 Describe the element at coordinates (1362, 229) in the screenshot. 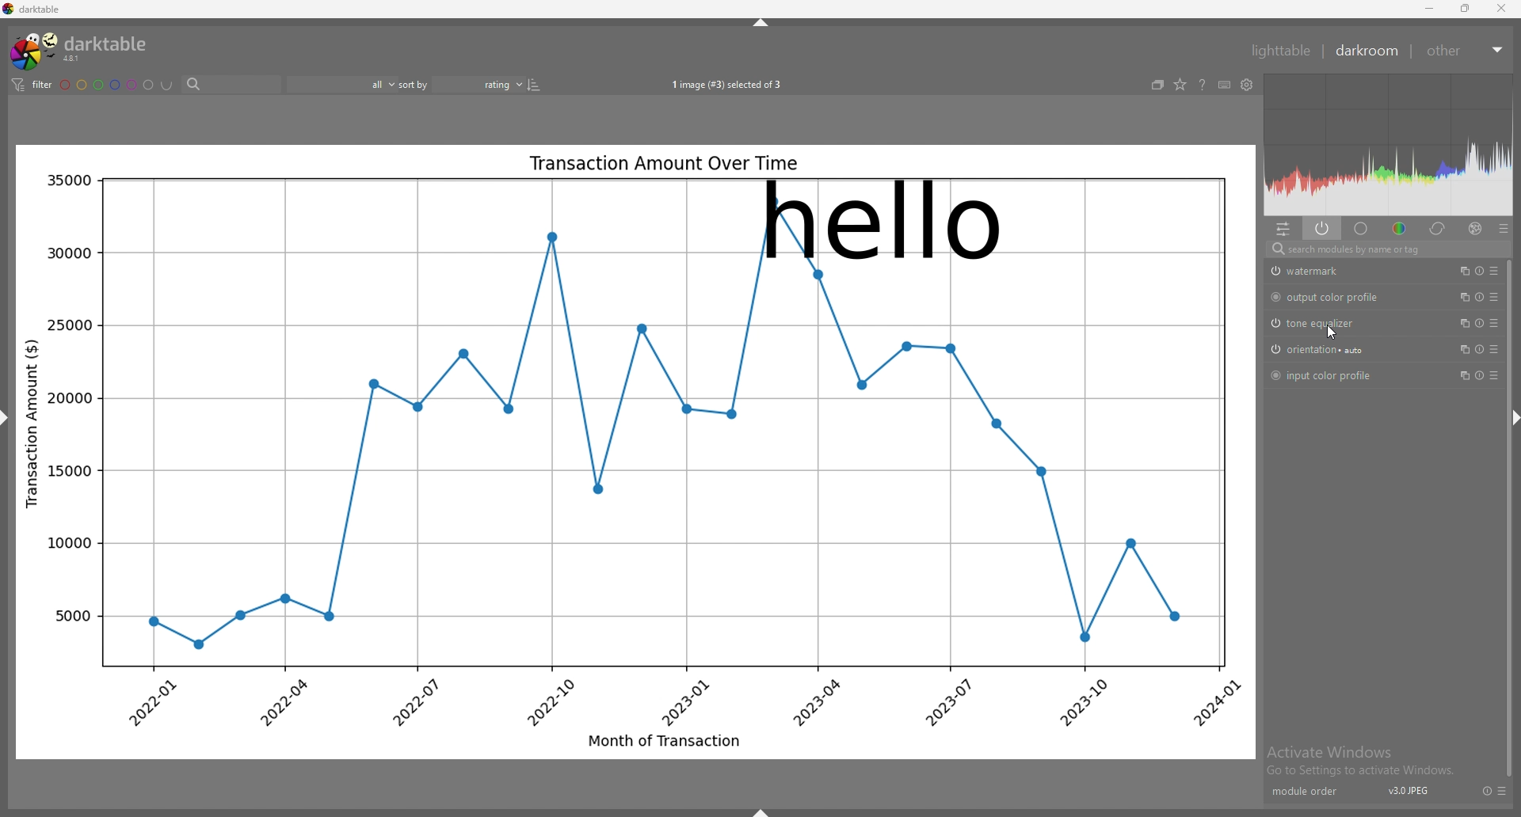

I see `base` at that location.